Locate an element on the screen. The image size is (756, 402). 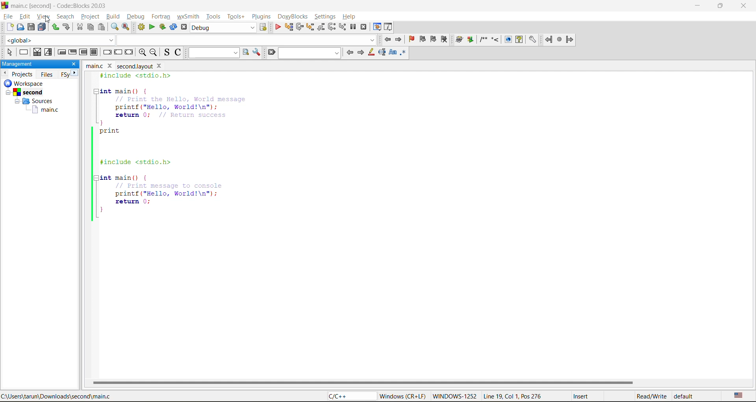
step out is located at coordinates (321, 28).